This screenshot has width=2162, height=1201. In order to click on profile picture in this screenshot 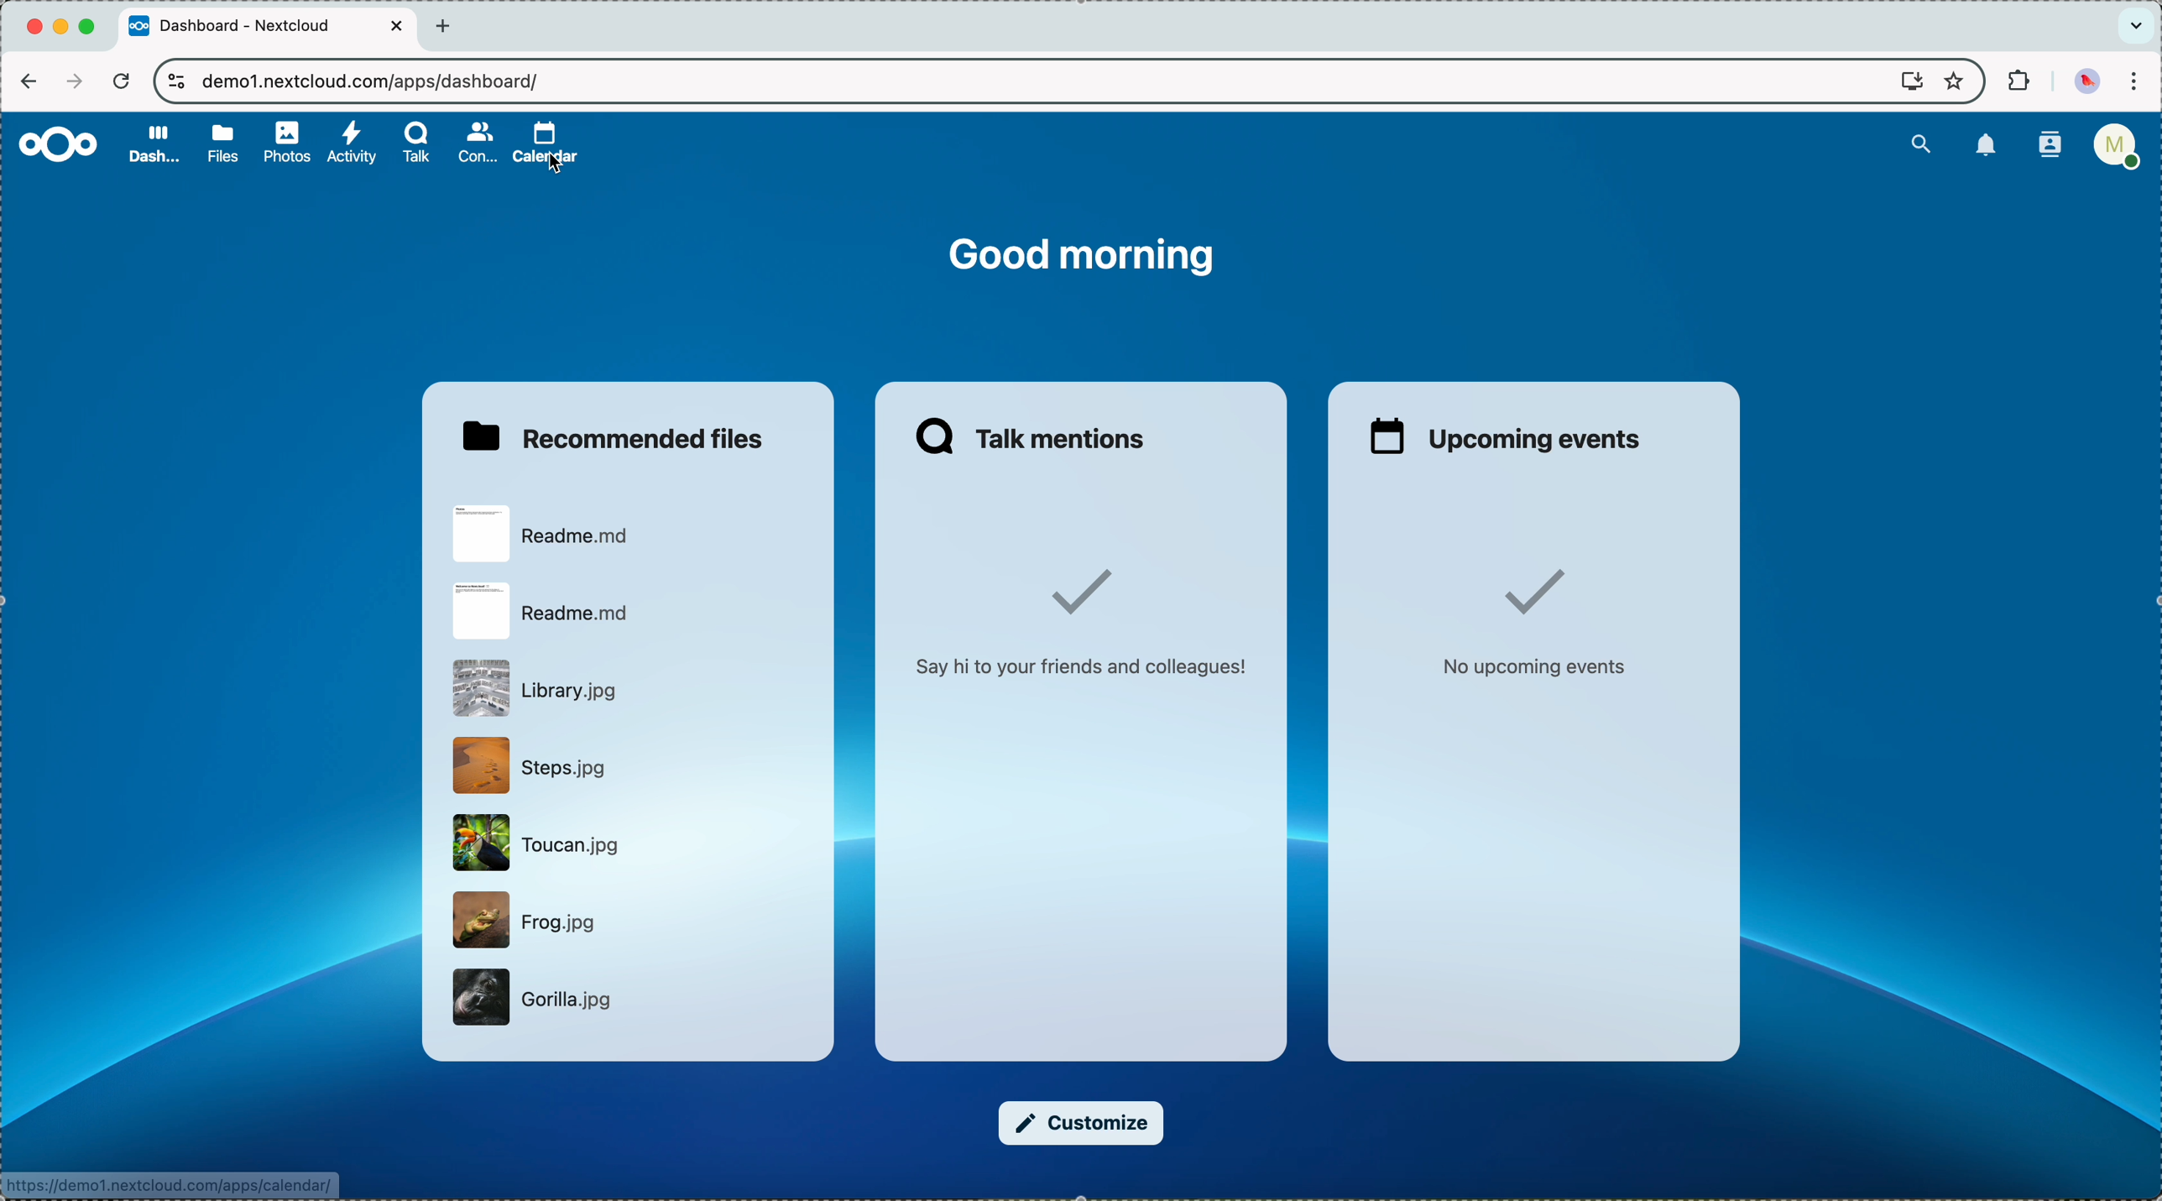, I will do `click(2086, 81)`.